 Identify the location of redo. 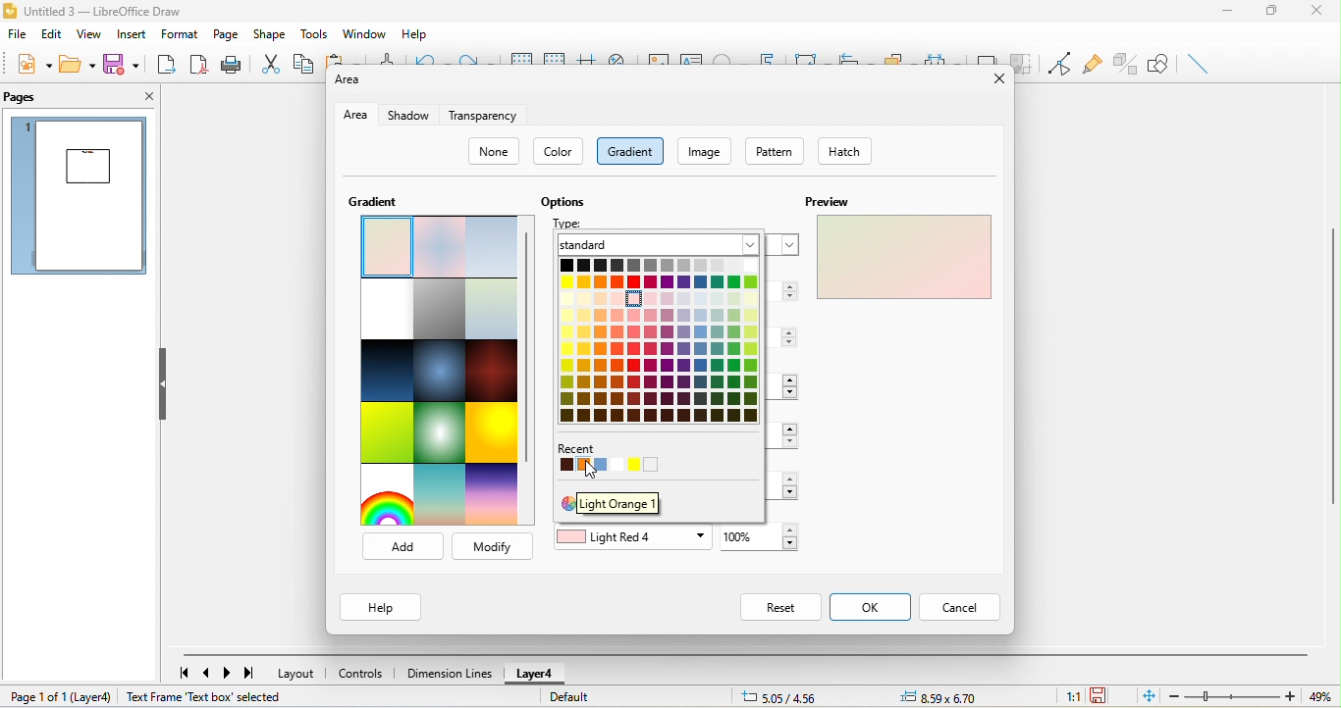
(477, 57).